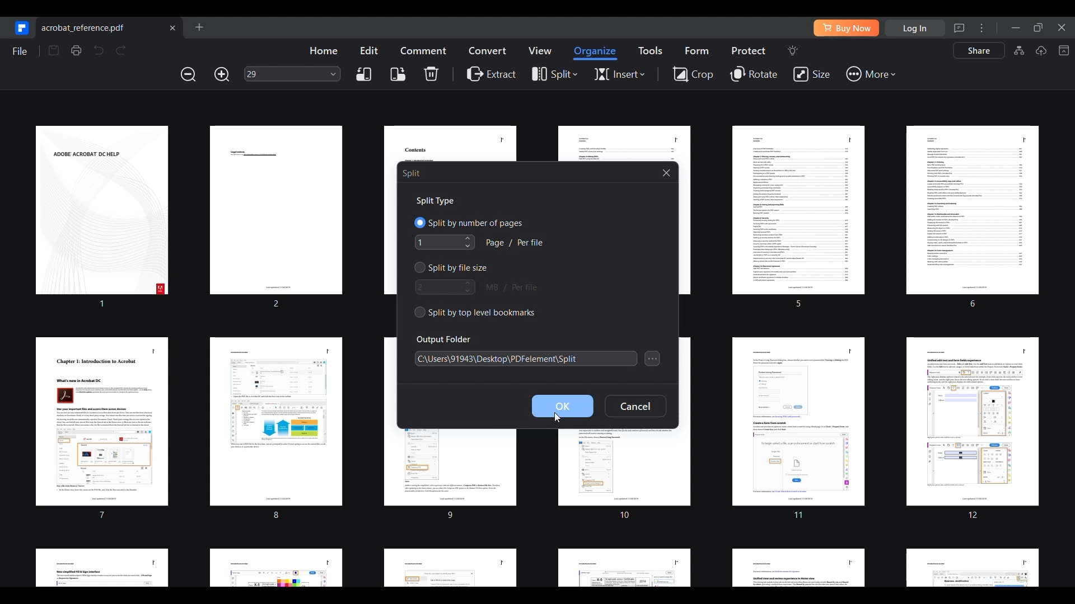  I want to click on Search tools, so click(792, 50).